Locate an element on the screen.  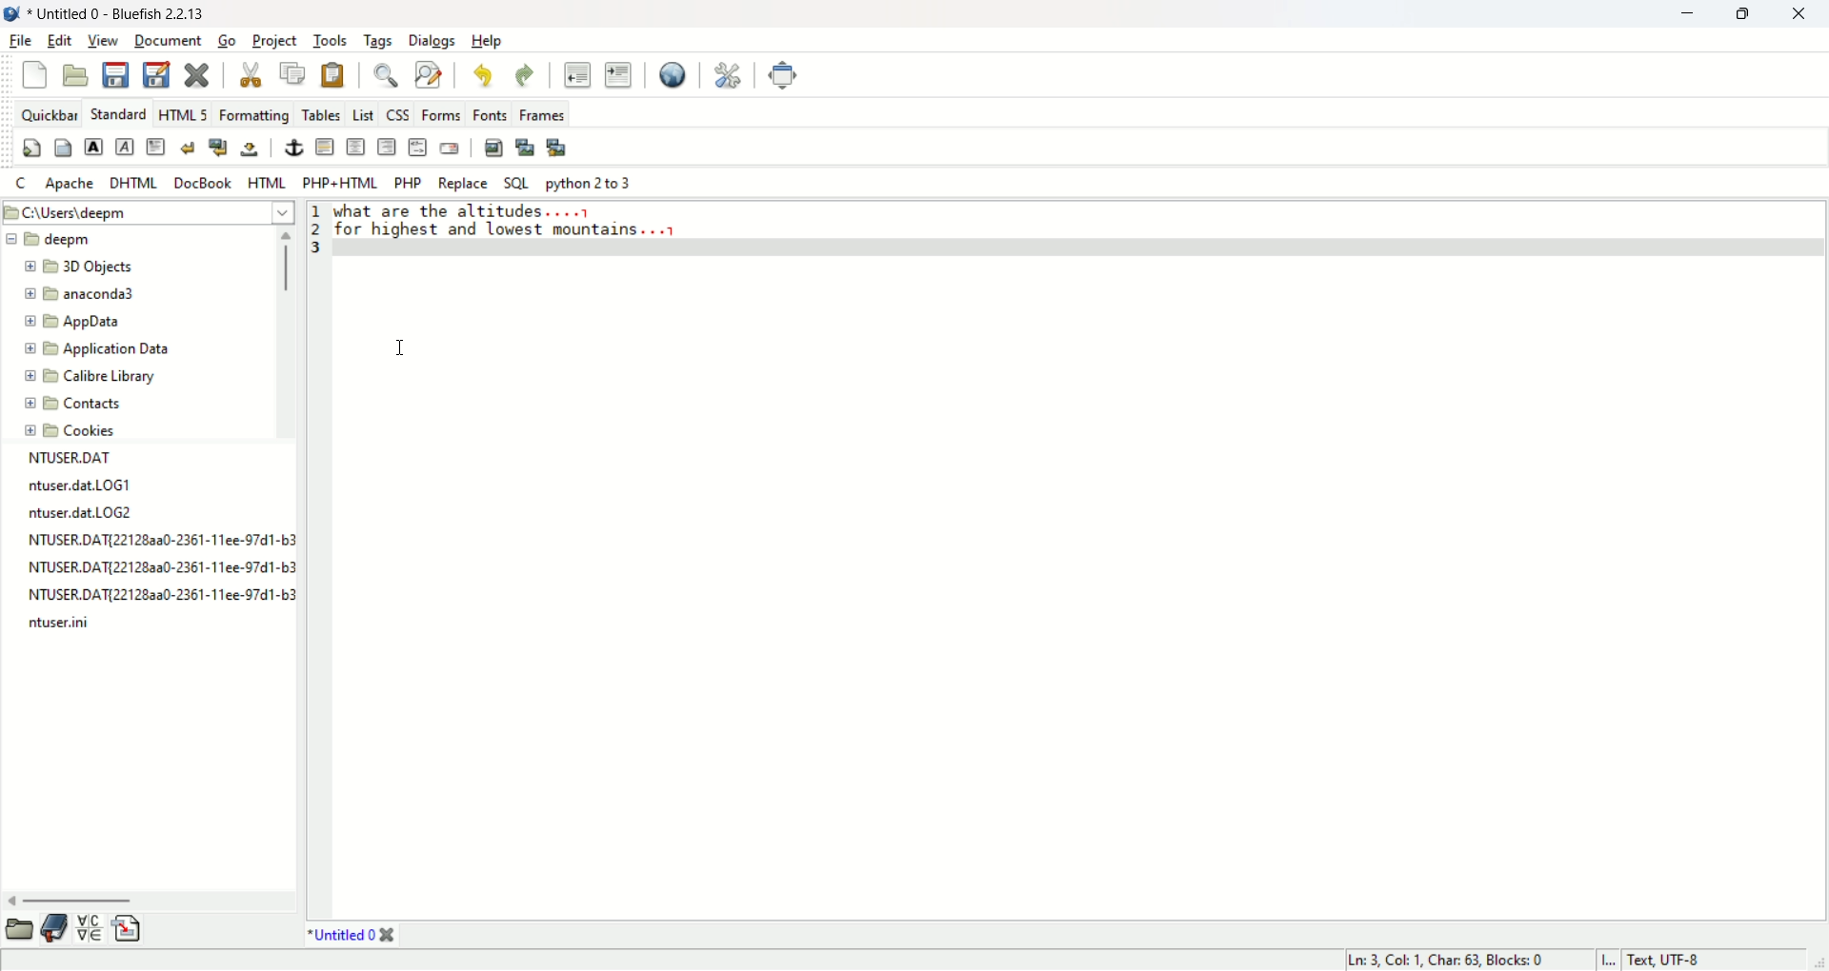
application is located at coordinates (98, 349).